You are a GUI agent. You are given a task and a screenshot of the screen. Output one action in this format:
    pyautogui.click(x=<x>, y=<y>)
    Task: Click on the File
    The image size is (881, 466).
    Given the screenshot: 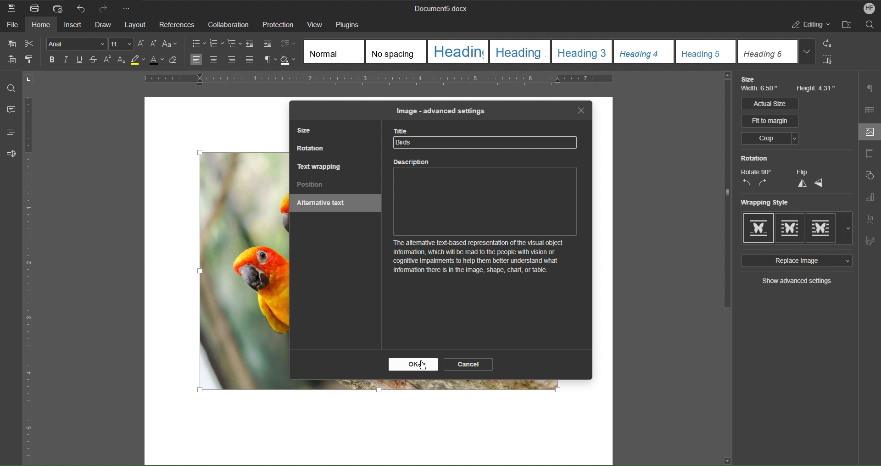 What is the action you would take?
    pyautogui.click(x=10, y=26)
    